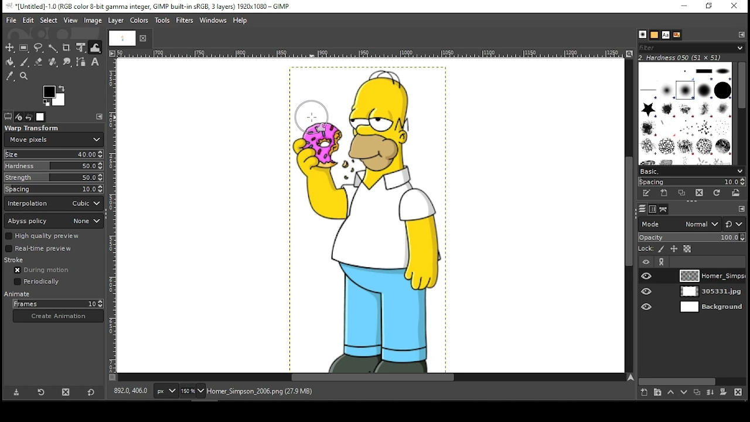 The image size is (750, 422). What do you see at coordinates (112, 216) in the screenshot?
I see `vertical scale` at bounding box center [112, 216].